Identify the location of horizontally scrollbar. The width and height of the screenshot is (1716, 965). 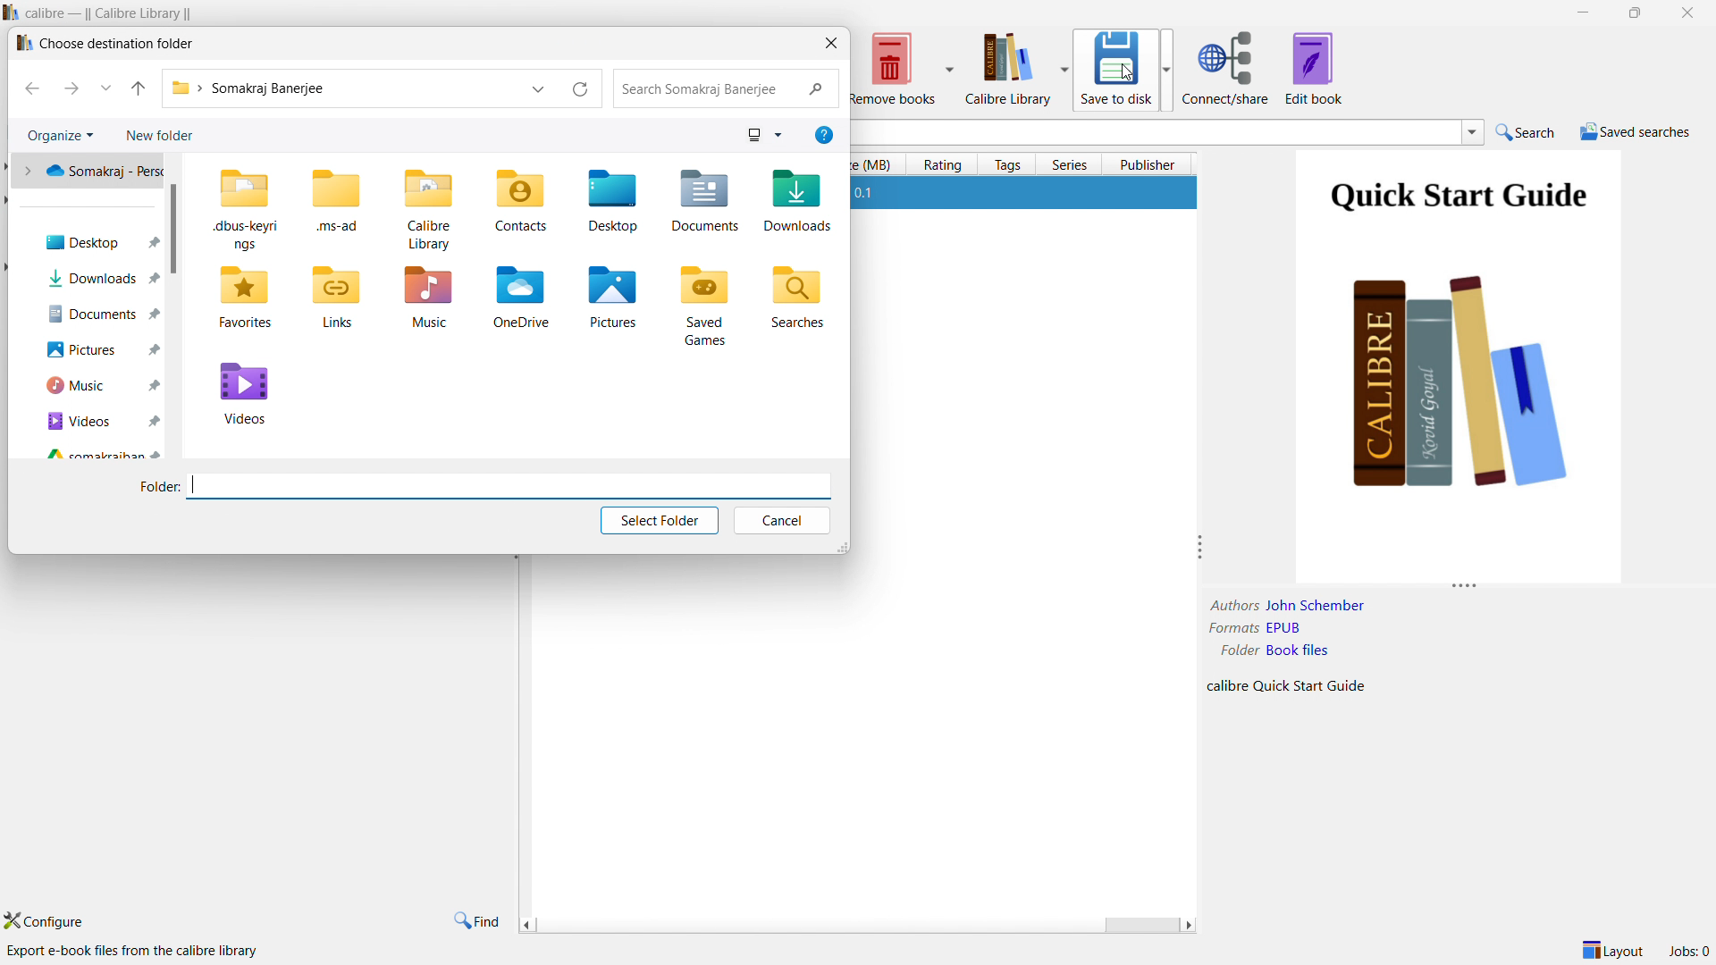
(860, 925).